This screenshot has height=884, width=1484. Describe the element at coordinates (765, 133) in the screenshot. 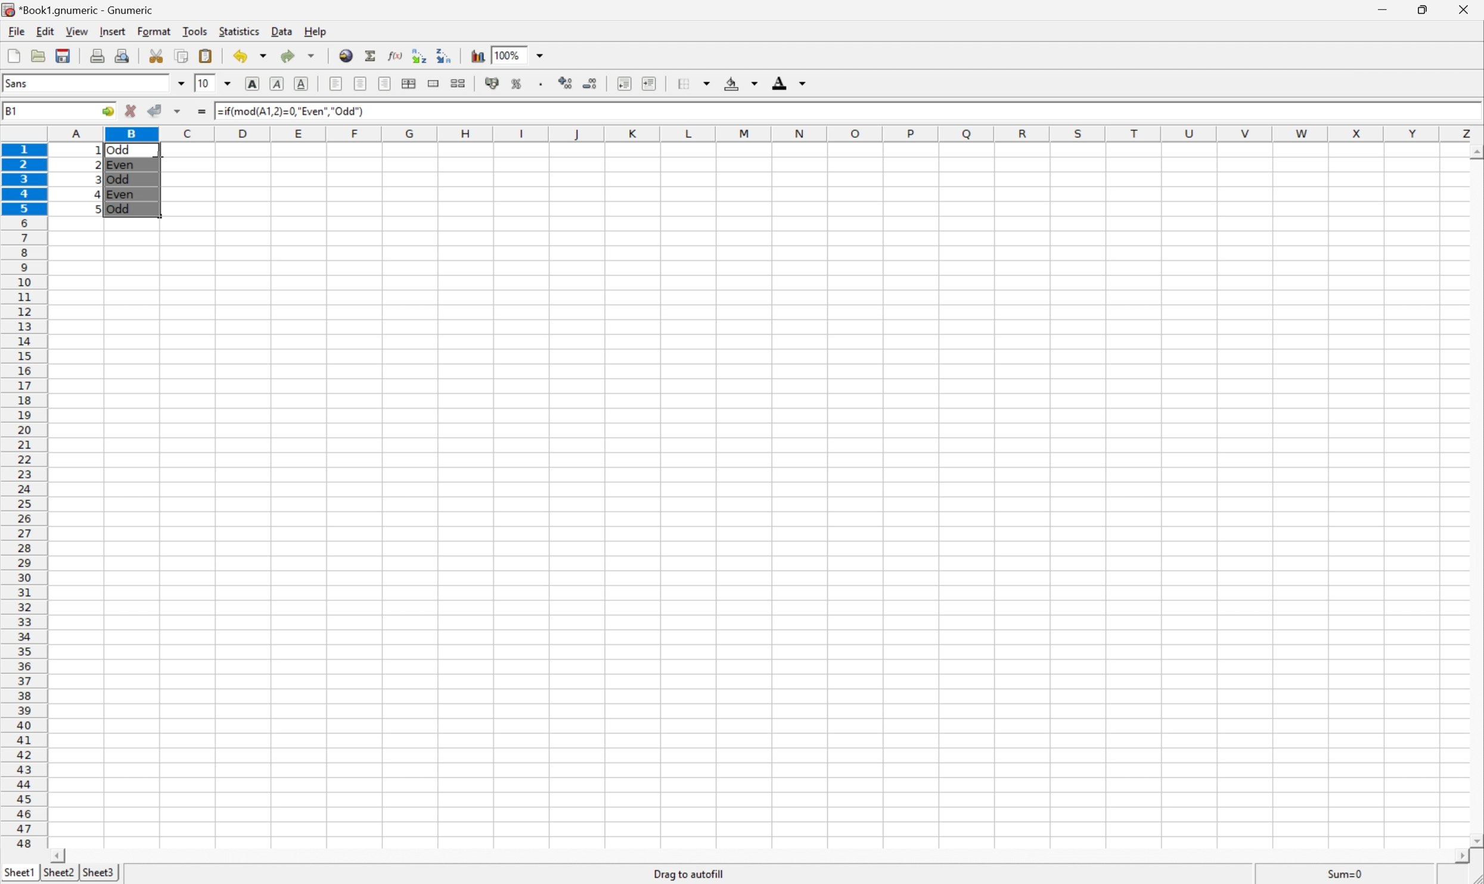

I see `Column names` at that location.